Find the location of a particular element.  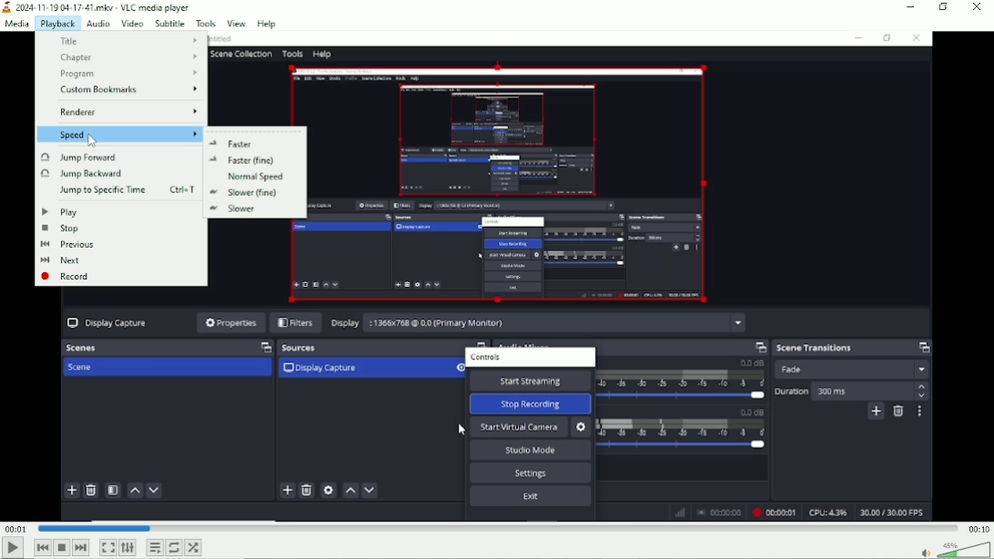

faster (fine) is located at coordinates (253, 160).